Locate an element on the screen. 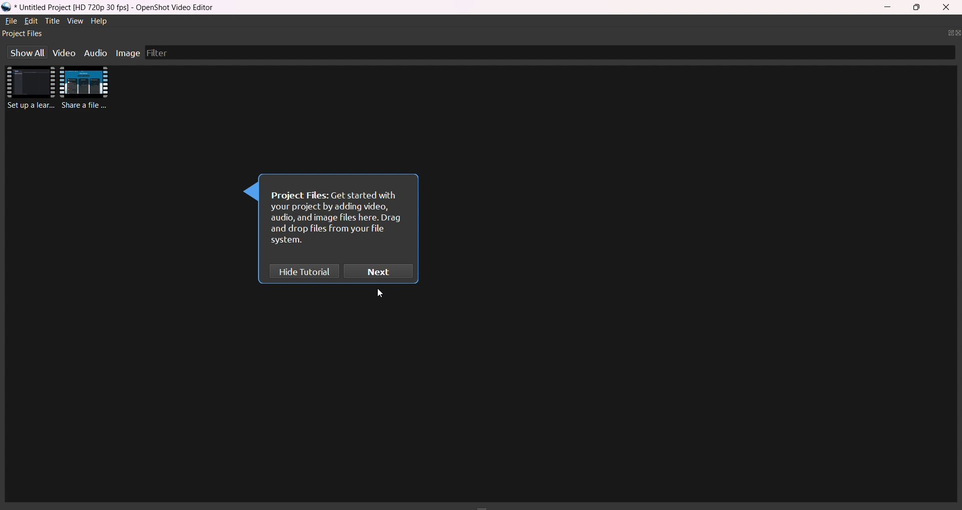  title is located at coordinates (122, 8).